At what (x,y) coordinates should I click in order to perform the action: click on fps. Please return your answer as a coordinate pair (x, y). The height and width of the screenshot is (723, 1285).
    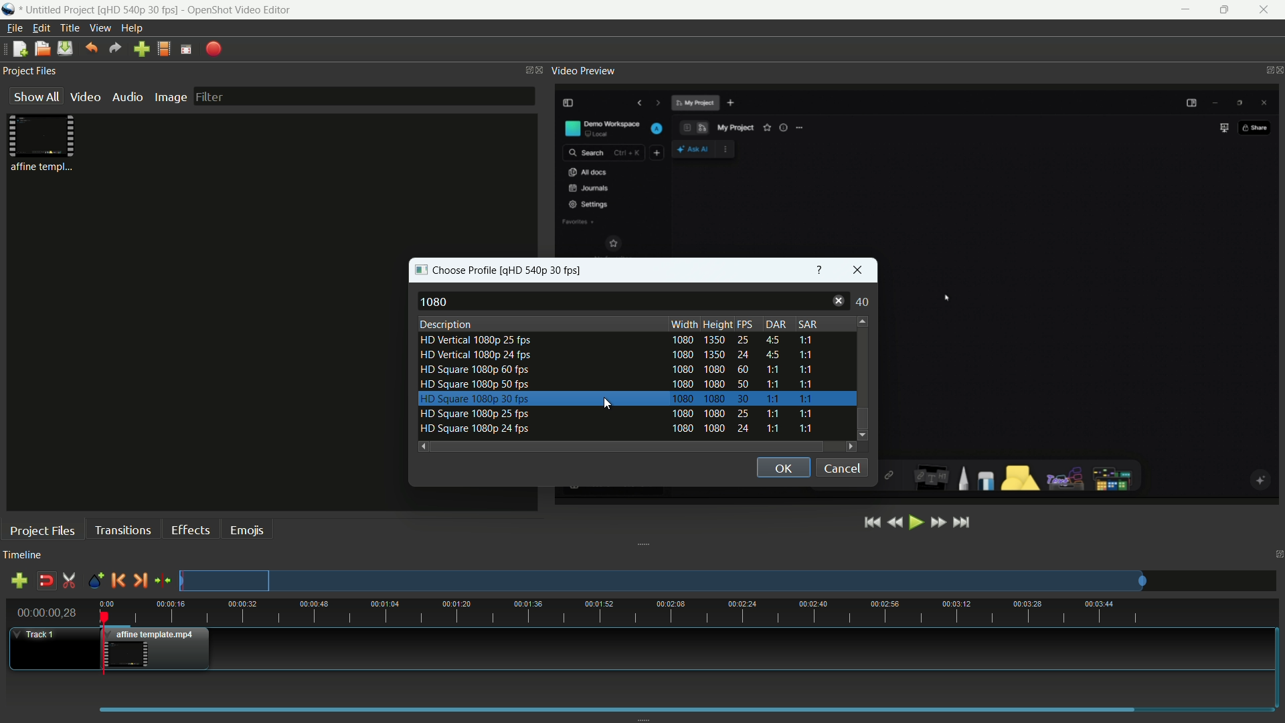
    Looking at the image, I should click on (749, 325).